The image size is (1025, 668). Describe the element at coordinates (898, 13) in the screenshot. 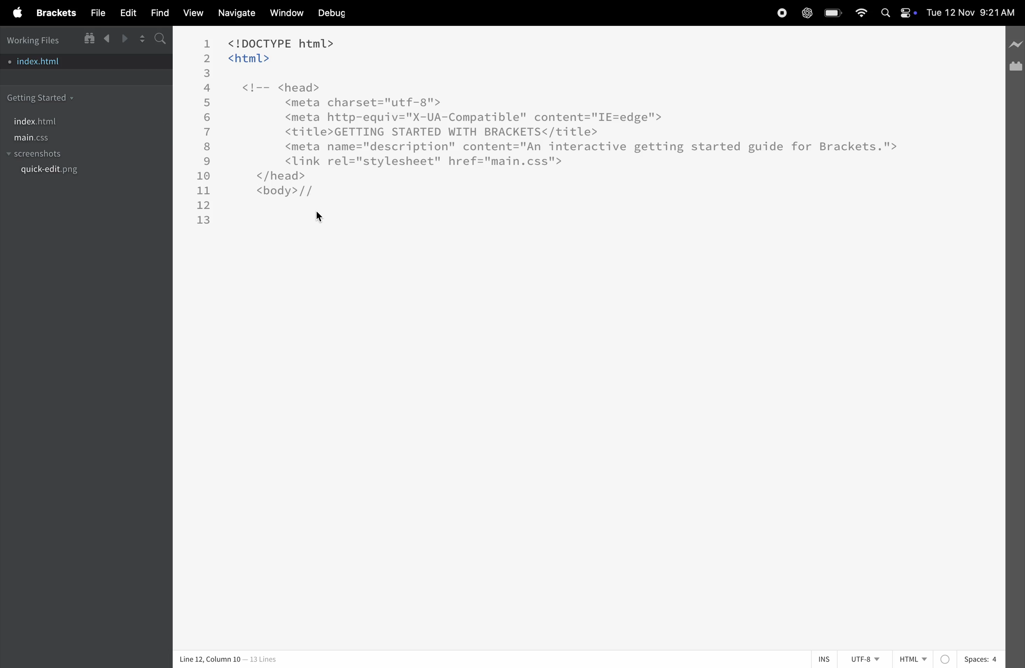

I see `apple widgets` at that location.